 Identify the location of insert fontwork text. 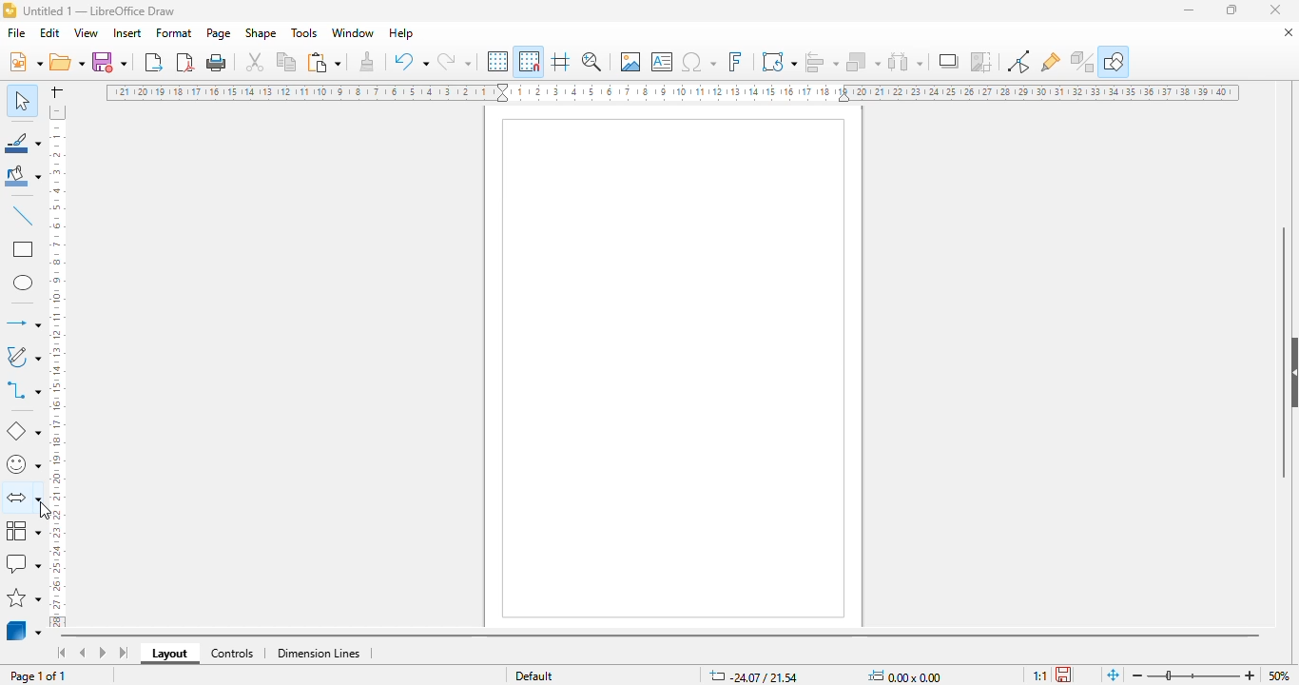
(735, 61).